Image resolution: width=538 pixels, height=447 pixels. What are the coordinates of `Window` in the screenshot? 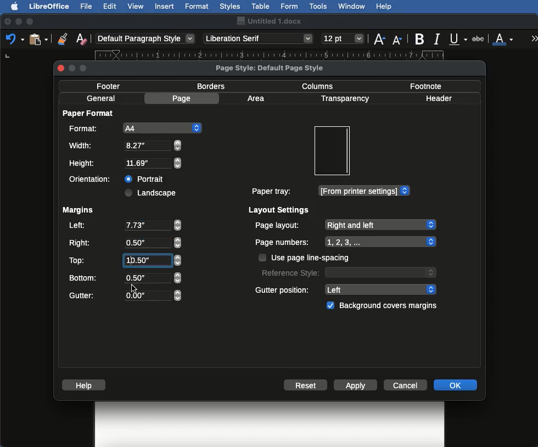 It's located at (352, 7).